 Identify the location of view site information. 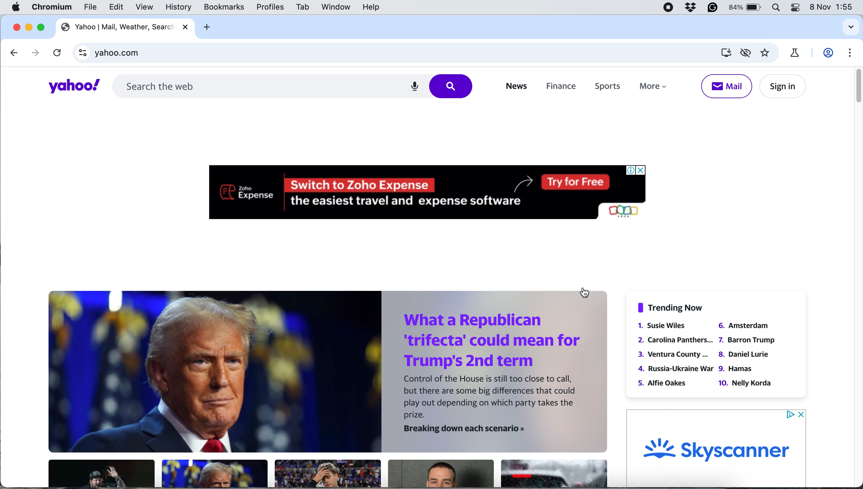
(80, 52).